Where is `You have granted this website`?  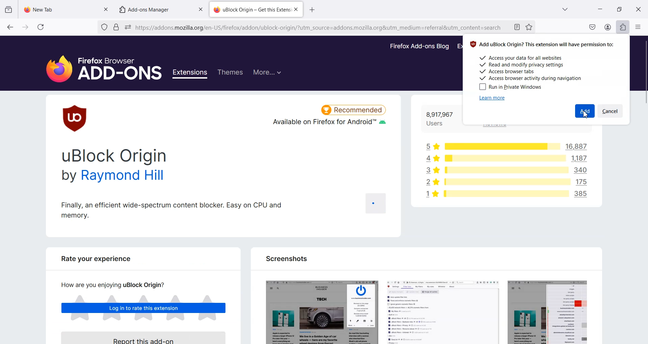 You have granted this website is located at coordinates (128, 27).